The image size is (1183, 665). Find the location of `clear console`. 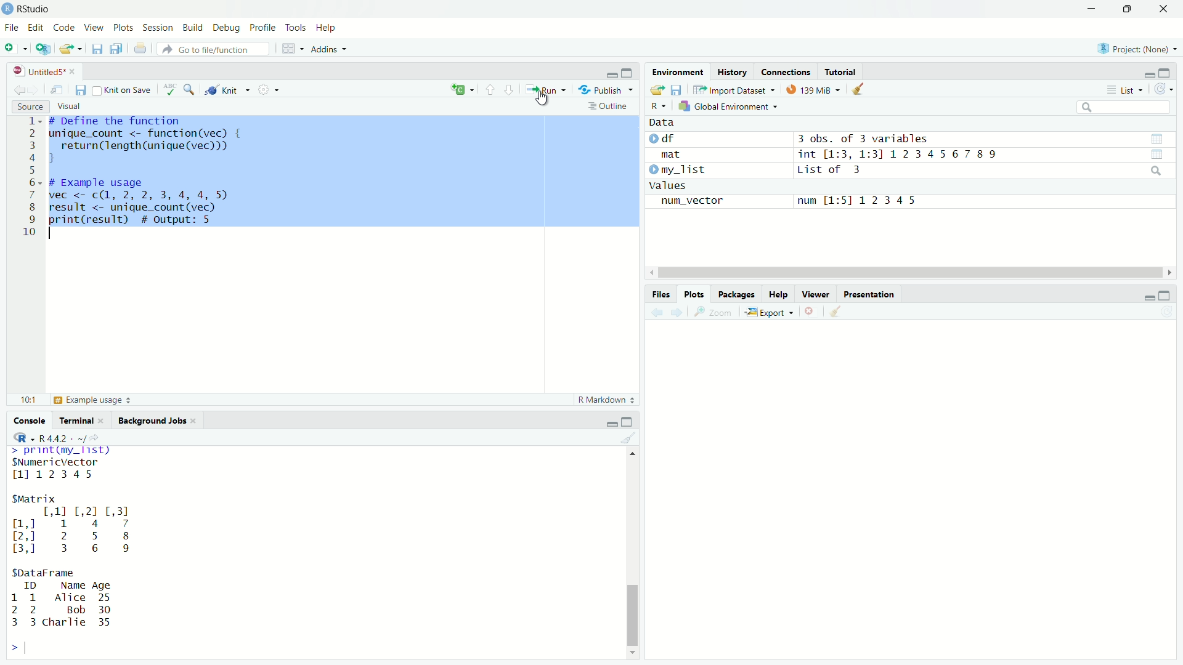

clear console is located at coordinates (627, 440).